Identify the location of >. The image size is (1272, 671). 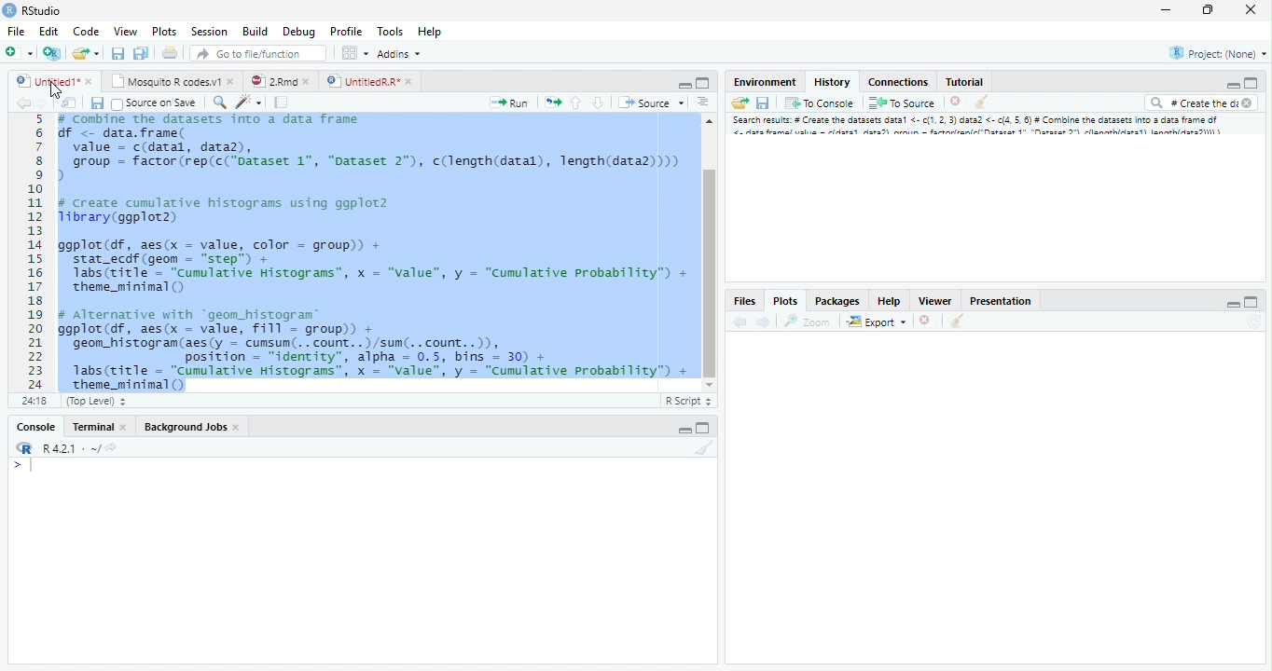
(14, 467).